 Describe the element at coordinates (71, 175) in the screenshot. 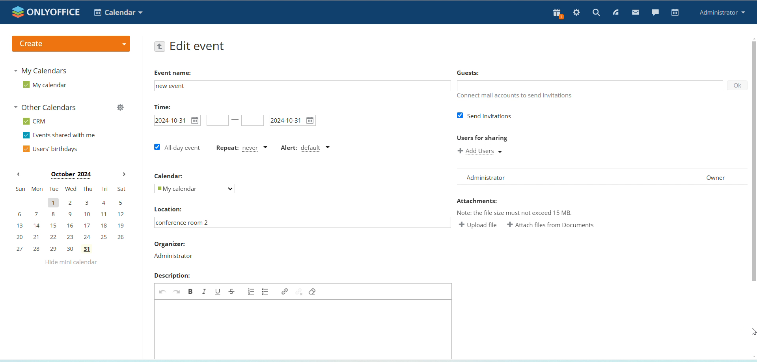

I see `month on display` at that location.